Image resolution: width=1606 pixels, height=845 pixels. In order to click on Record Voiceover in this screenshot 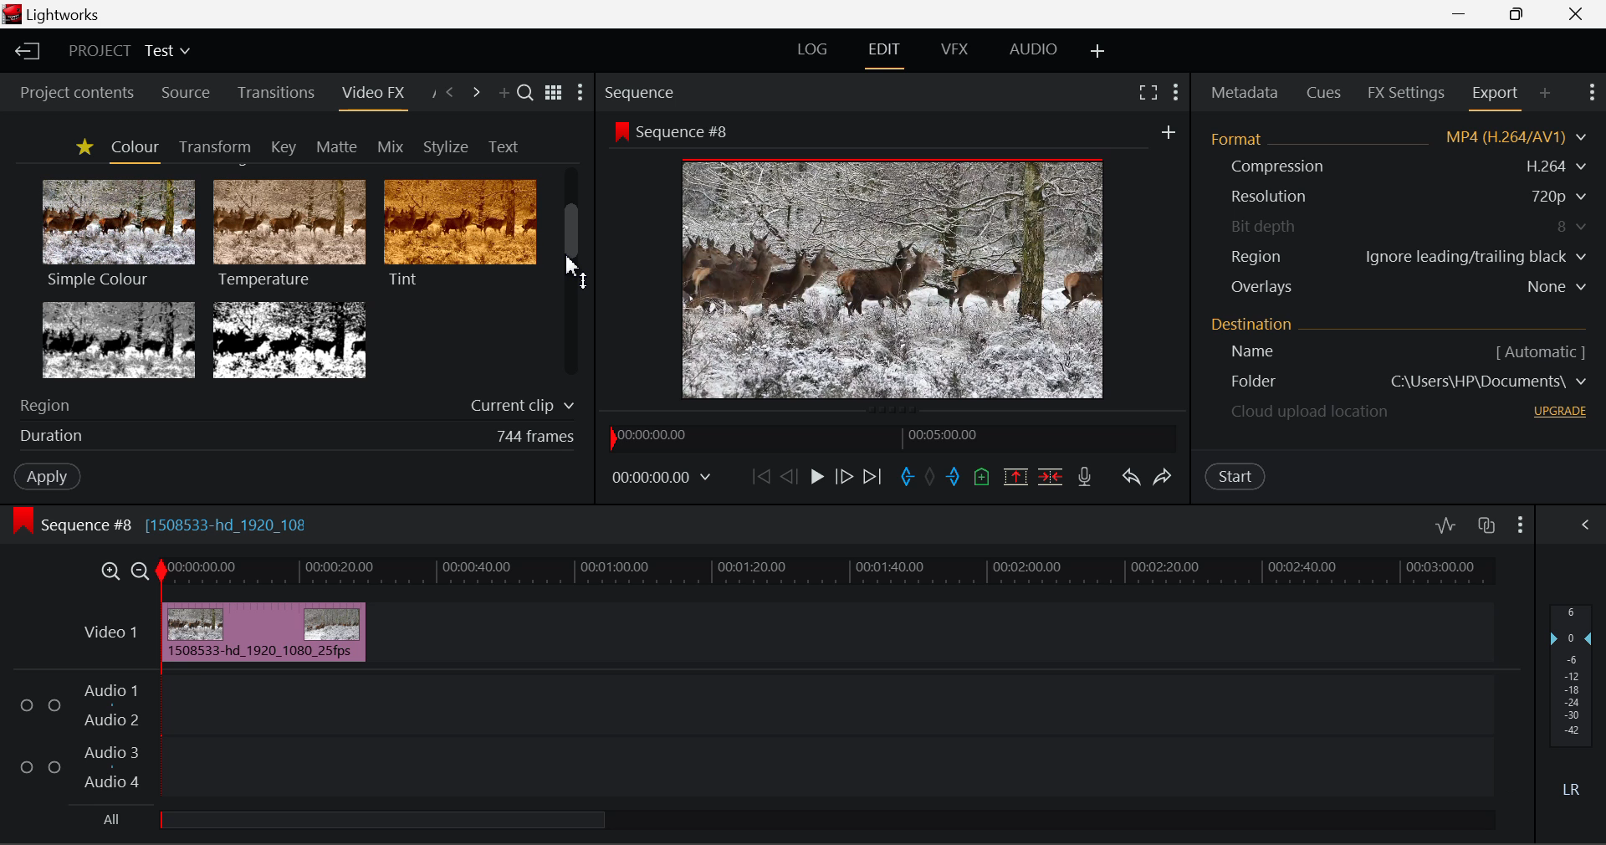, I will do `click(1084, 475)`.